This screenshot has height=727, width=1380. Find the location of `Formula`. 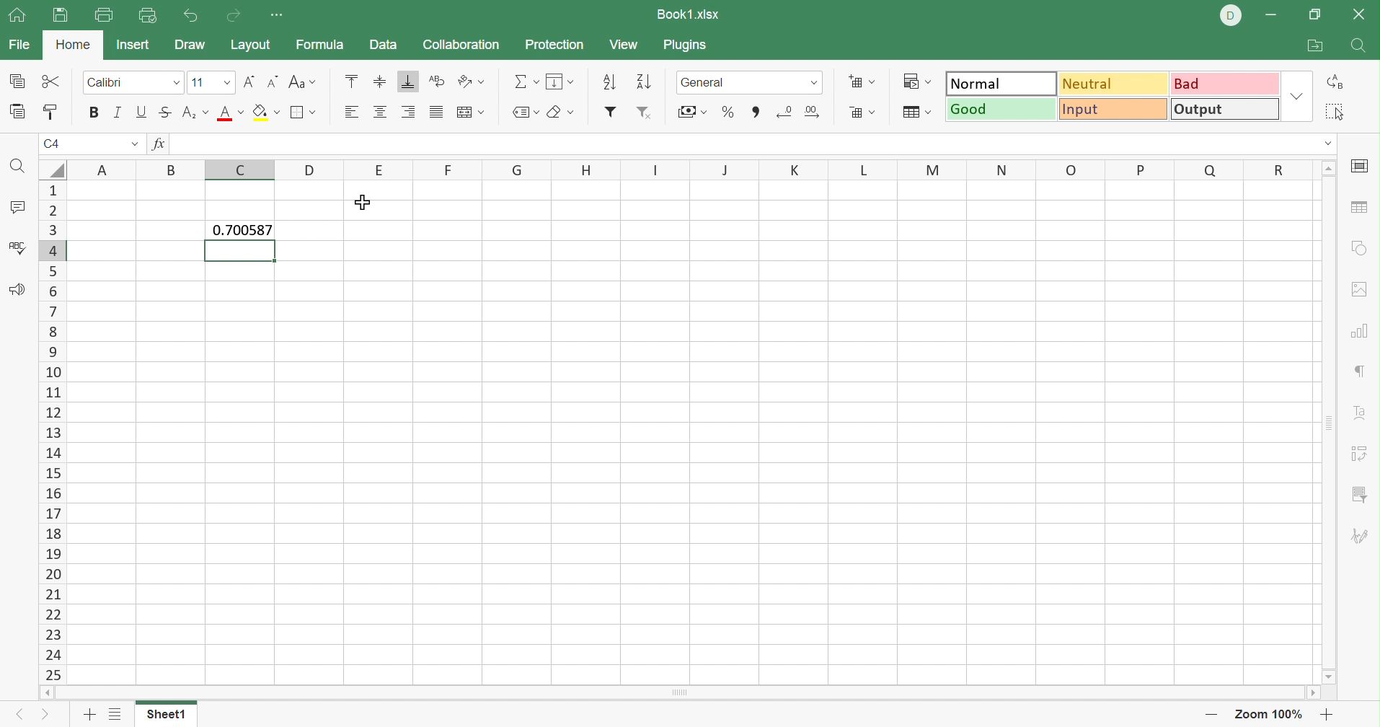

Formula is located at coordinates (319, 45).